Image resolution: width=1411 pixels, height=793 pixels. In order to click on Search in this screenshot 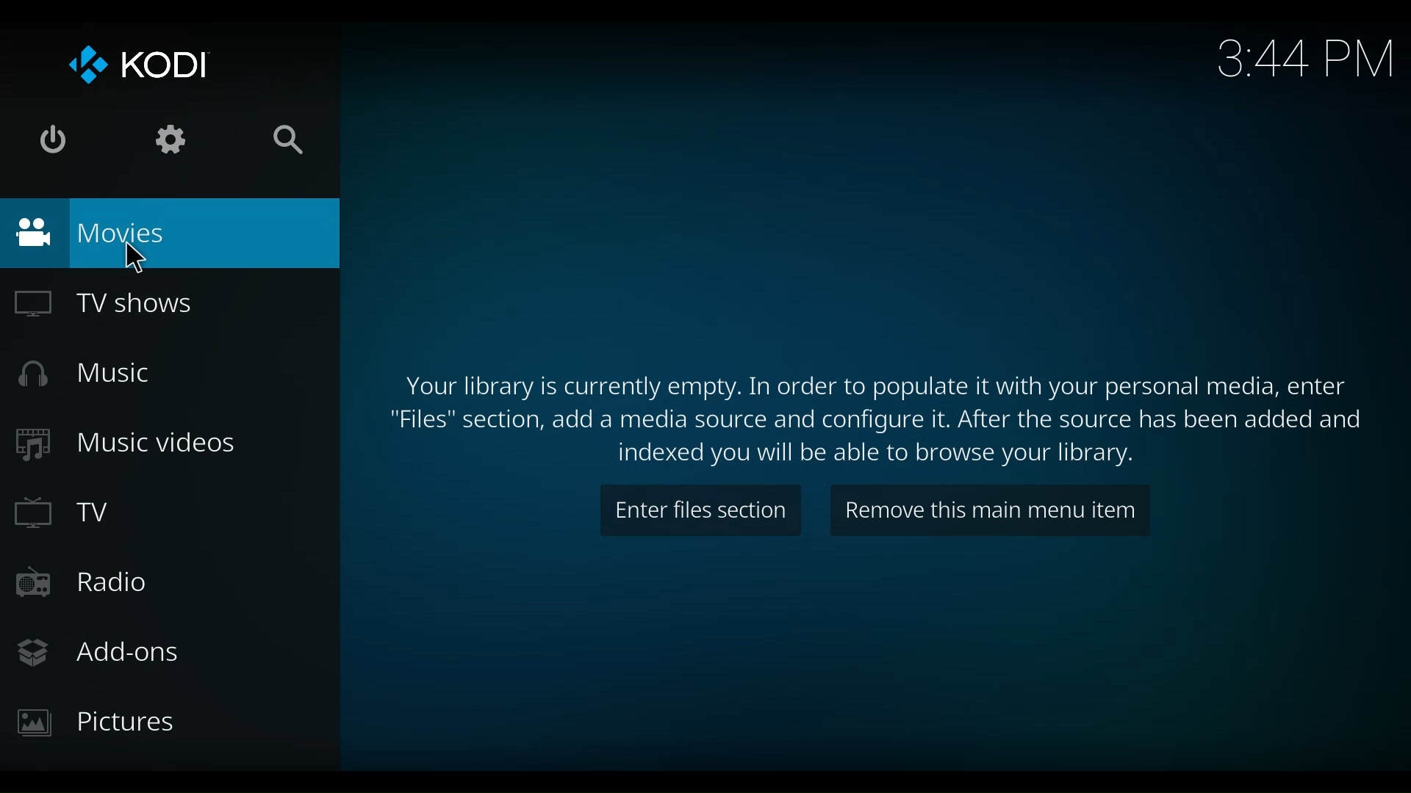, I will do `click(292, 140)`.